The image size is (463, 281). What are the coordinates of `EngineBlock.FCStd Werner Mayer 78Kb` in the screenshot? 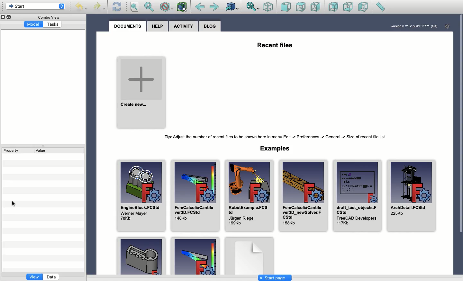 It's located at (142, 196).